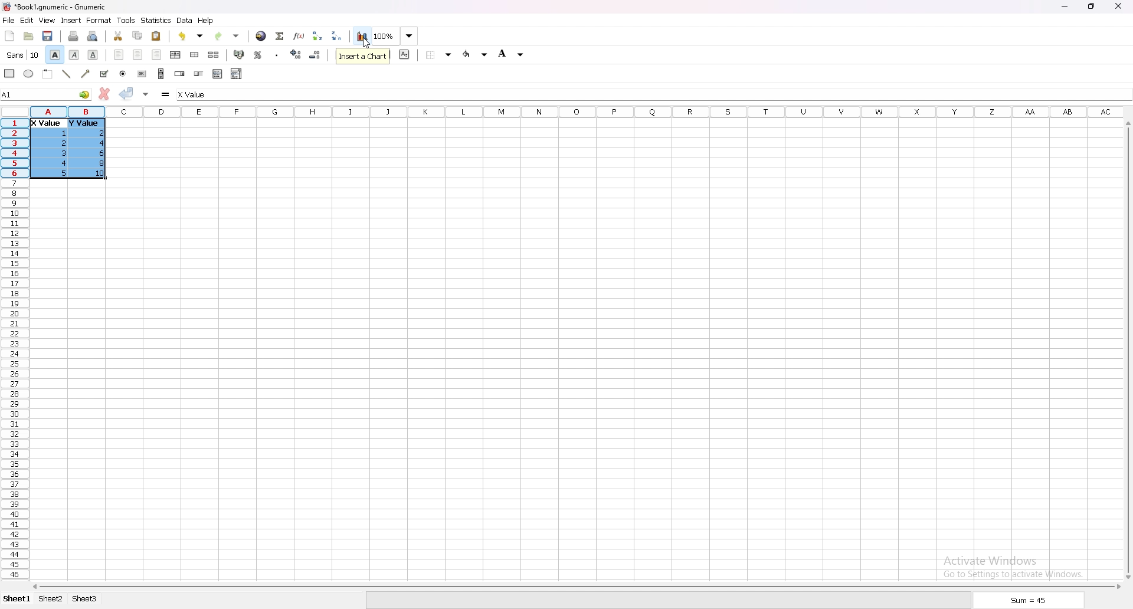  Describe the element at coordinates (54, 6) in the screenshot. I see `file name` at that location.